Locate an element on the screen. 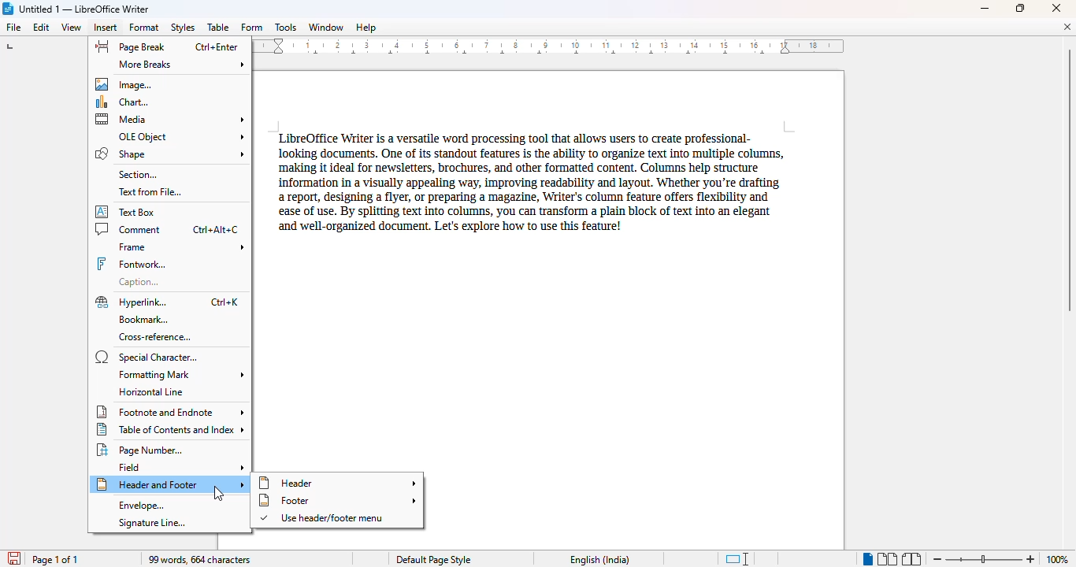  use header/footer menu is located at coordinates (323, 518).